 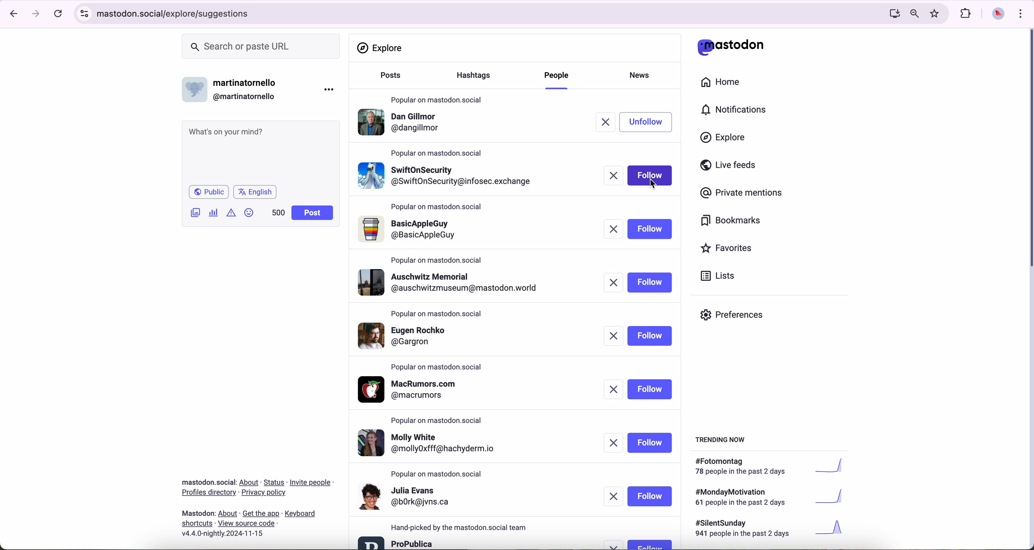 I want to click on follow button, so click(x=651, y=496).